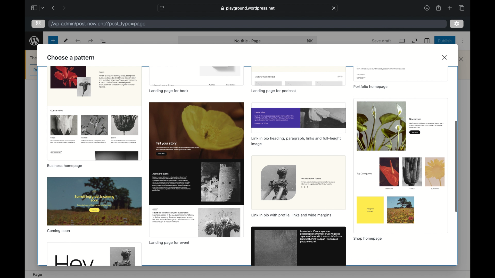 The width and height of the screenshot is (495, 278). What do you see at coordinates (34, 8) in the screenshot?
I see `sidebar` at bounding box center [34, 8].